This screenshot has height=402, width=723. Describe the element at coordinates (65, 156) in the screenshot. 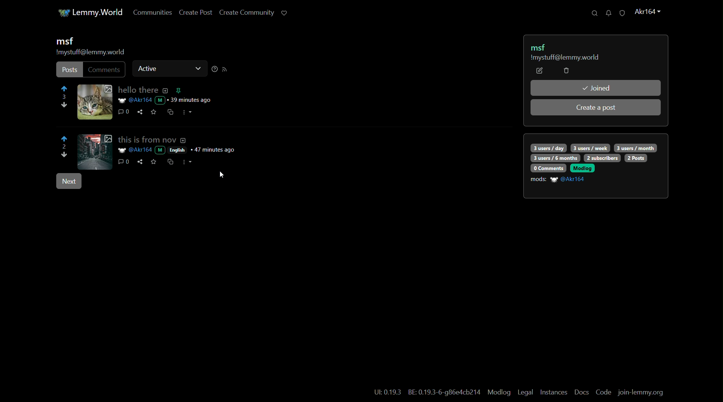

I see `downvote` at that location.